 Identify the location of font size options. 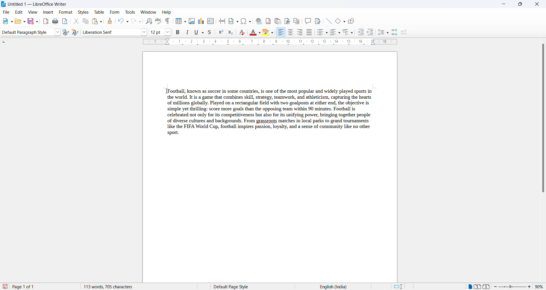
(168, 32).